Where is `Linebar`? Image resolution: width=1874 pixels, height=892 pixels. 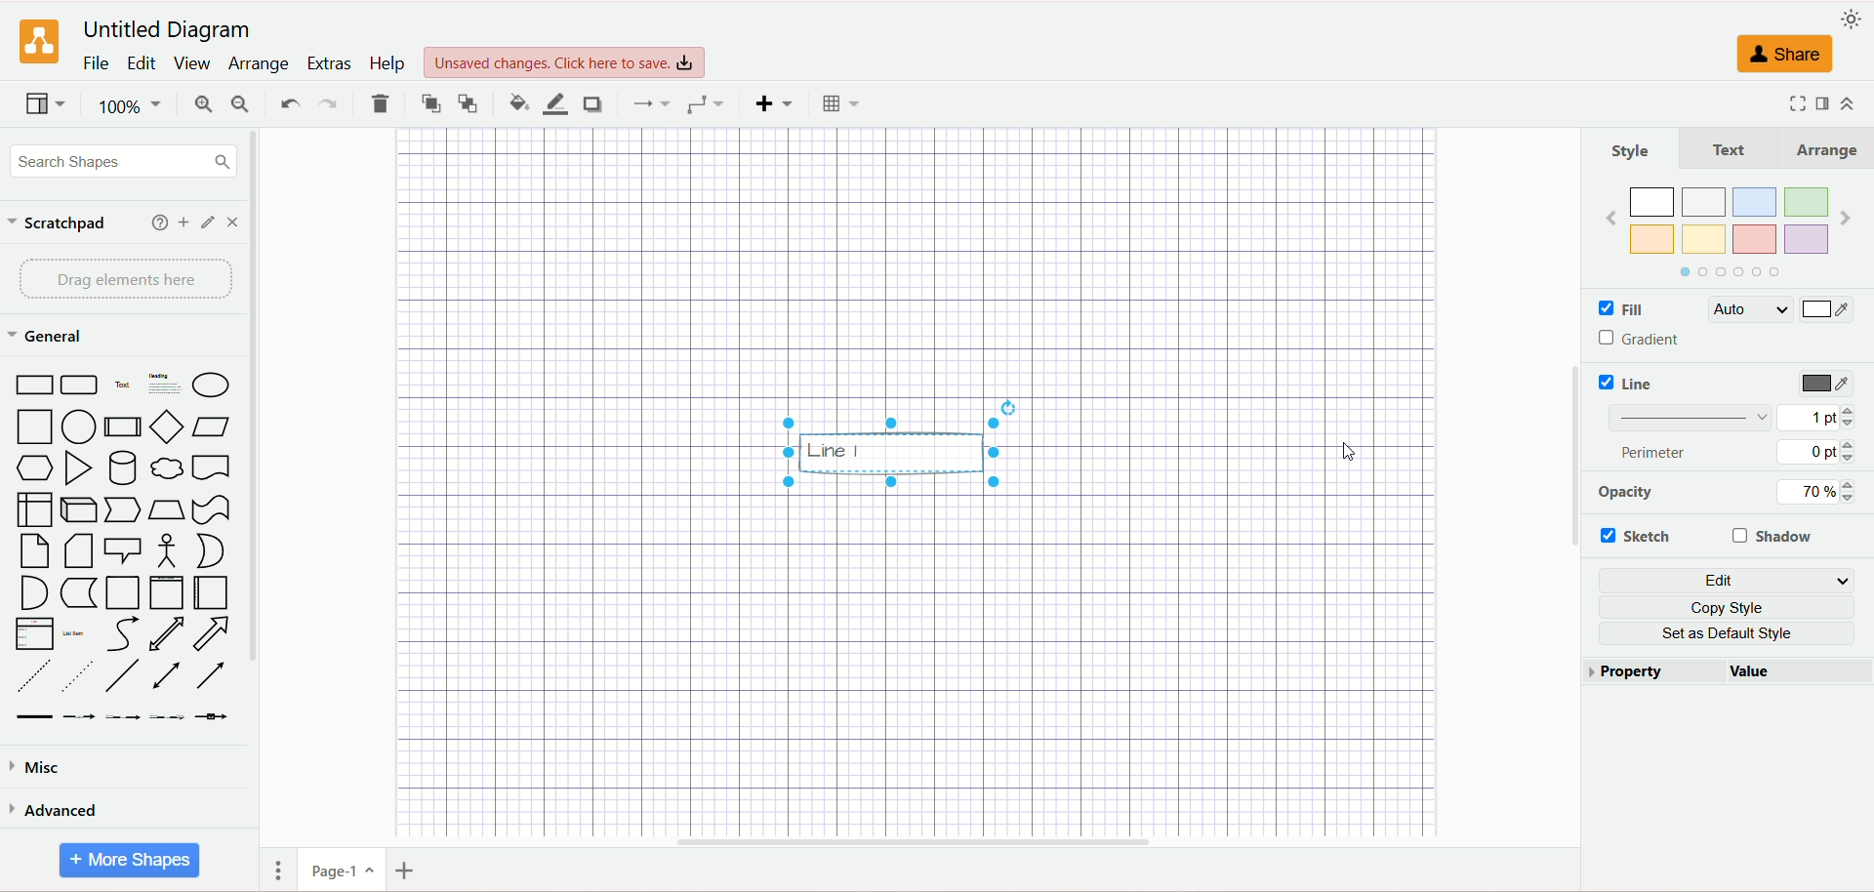 Linebar is located at coordinates (1694, 419).